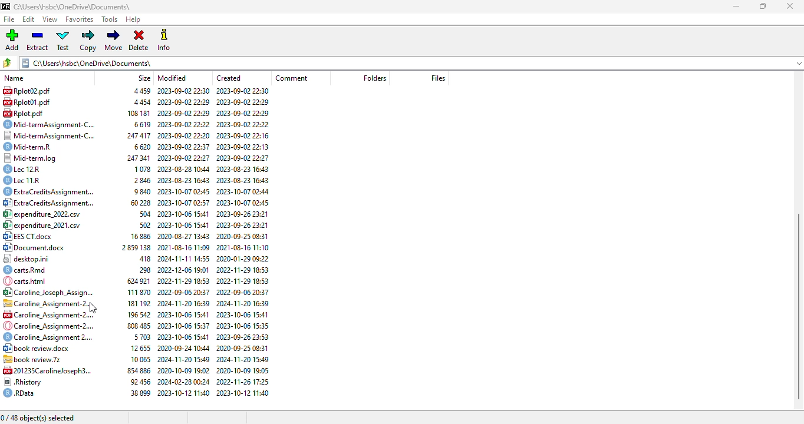 The width and height of the screenshot is (804, 424). What do you see at coordinates (183, 145) in the screenshot?
I see `2023-09-02 22:37` at bounding box center [183, 145].